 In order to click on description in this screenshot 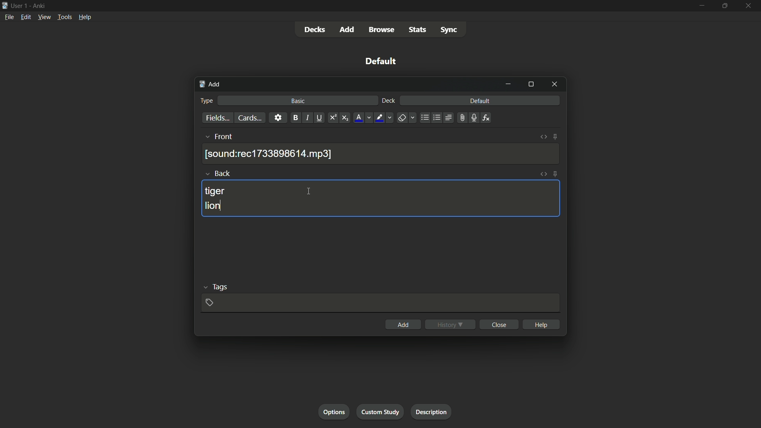, I will do `click(432, 412)`.